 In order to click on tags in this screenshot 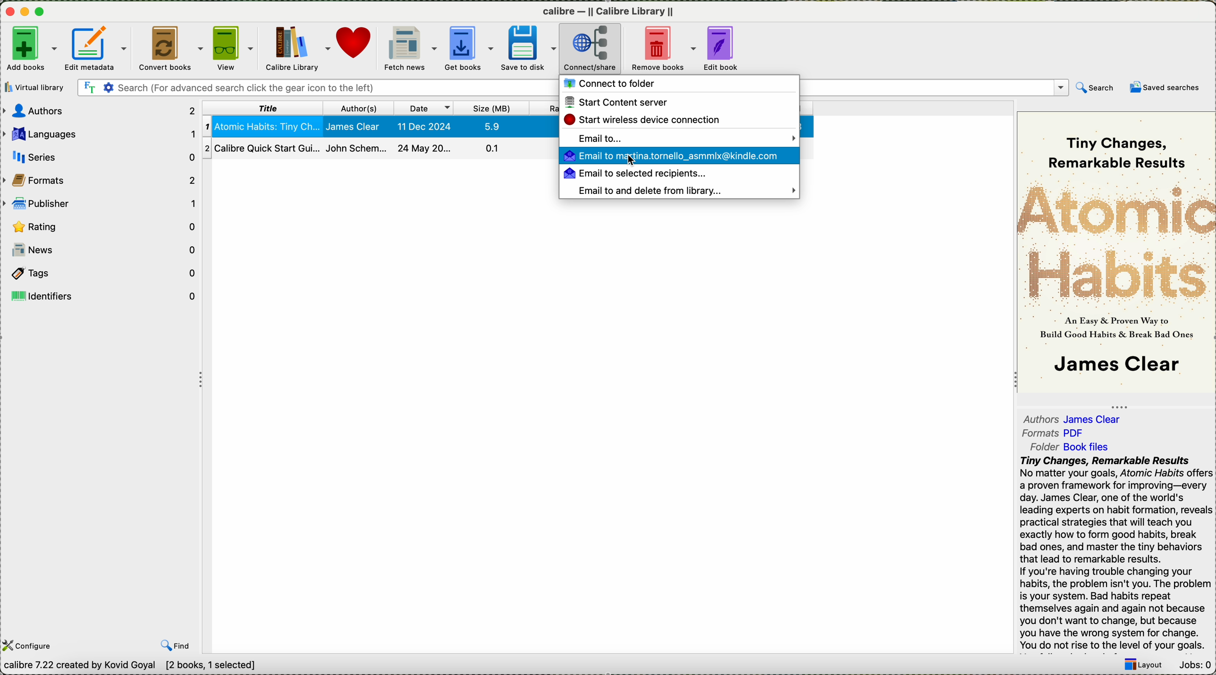, I will do `click(101, 275)`.